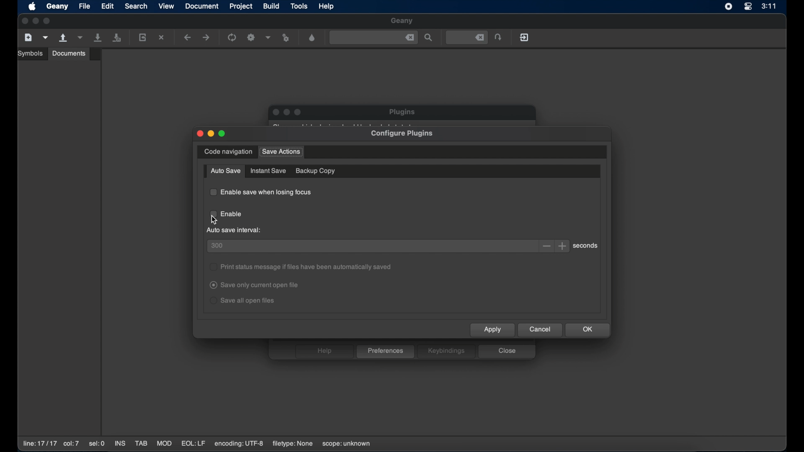  What do you see at coordinates (98, 38) in the screenshot?
I see `save all current file` at bounding box center [98, 38].